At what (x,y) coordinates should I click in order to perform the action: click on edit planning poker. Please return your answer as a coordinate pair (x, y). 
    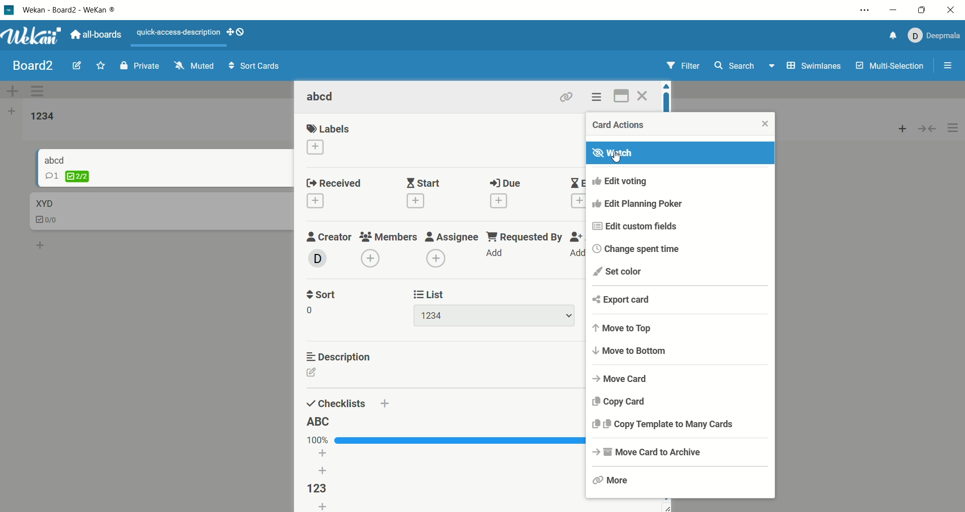
    Looking at the image, I should click on (680, 207).